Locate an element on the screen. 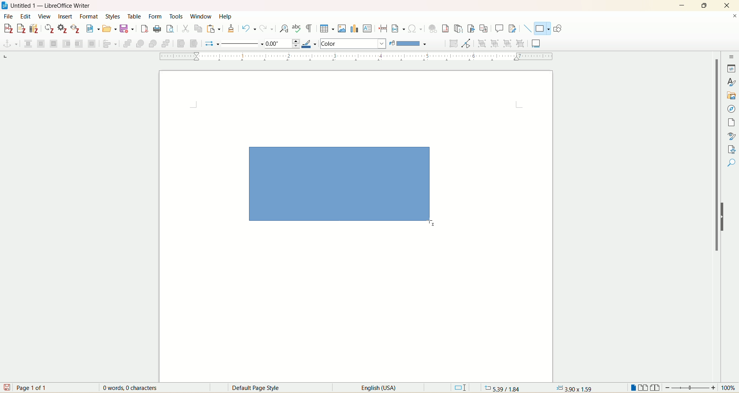 The image size is (739, 393). book view is located at coordinates (655, 388).